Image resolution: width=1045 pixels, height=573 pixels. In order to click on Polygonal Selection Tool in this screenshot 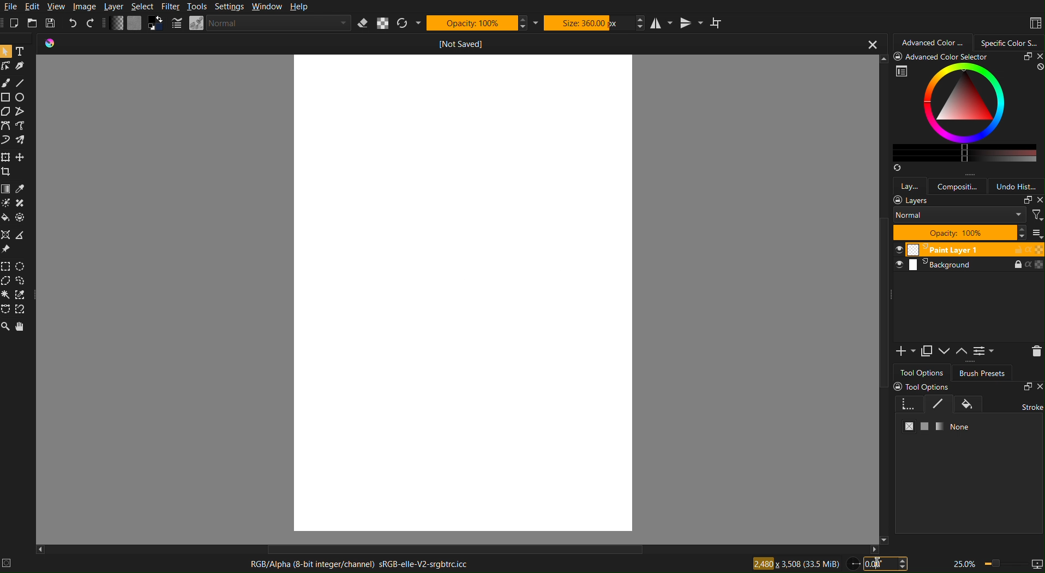, I will do `click(7, 111)`.